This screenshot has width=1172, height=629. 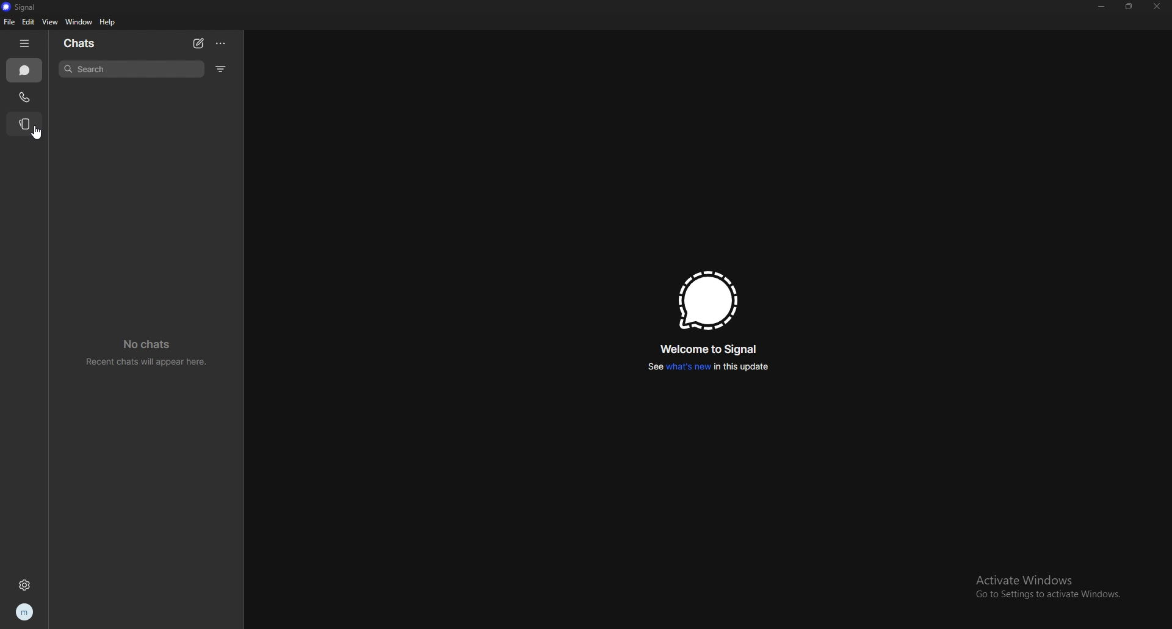 What do you see at coordinates (1102, 7) in the screenshot?
I see `minimize` at bounding box center [1102, 7].